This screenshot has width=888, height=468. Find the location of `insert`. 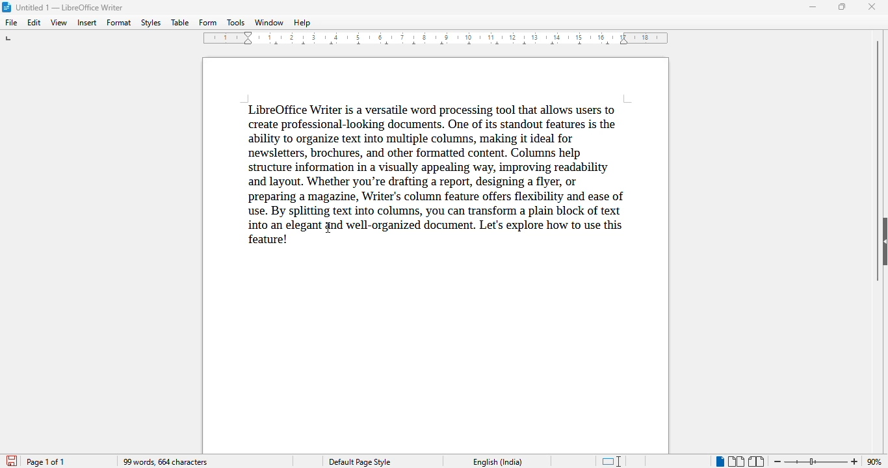

insert is located at coordinates (86, 23).